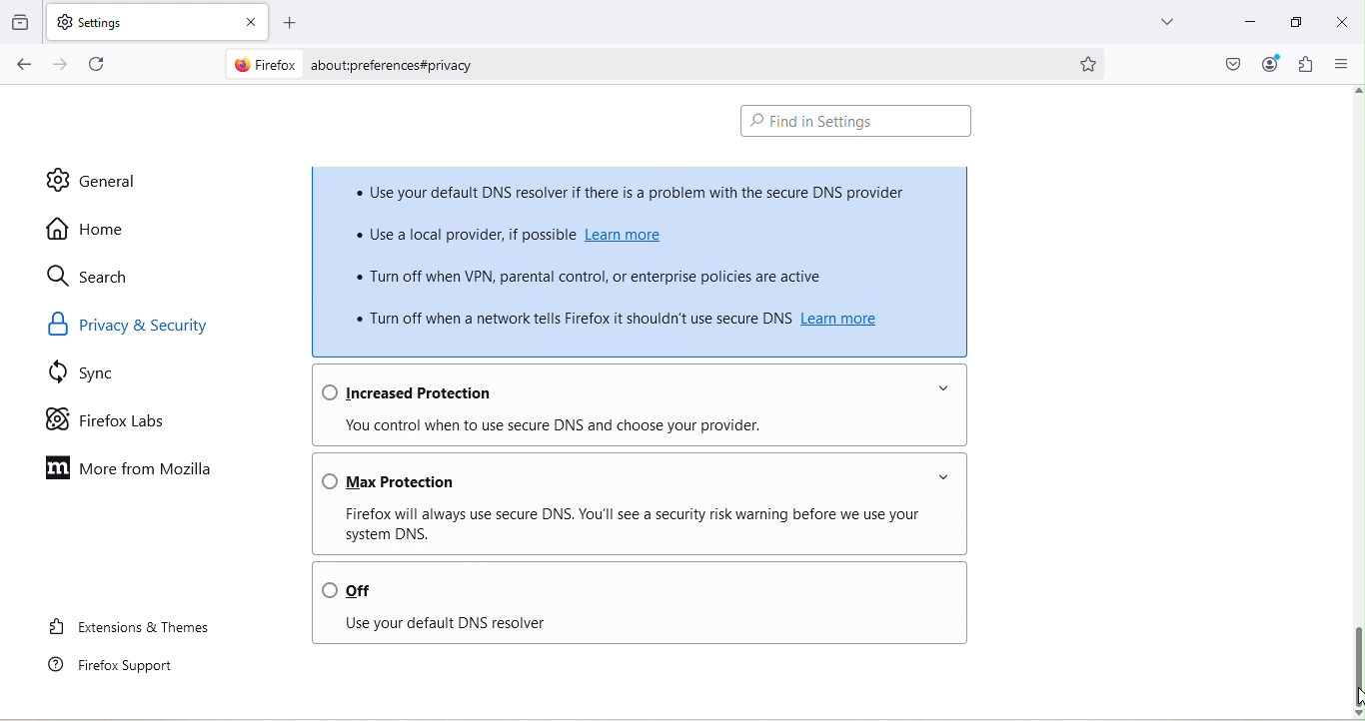 The image size is (1365, 721). I want to click on * Use your default DNS resolver if there is a problem with the secure DNS provider, so click(634, 191).